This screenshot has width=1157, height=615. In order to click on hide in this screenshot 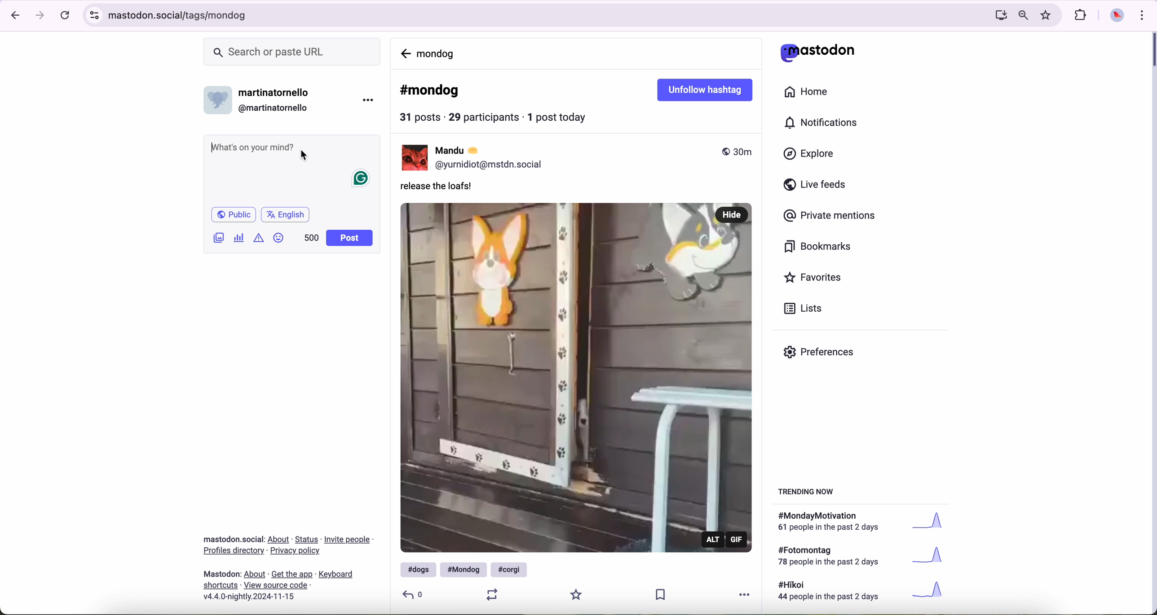, I will do `click(733, 213)`.